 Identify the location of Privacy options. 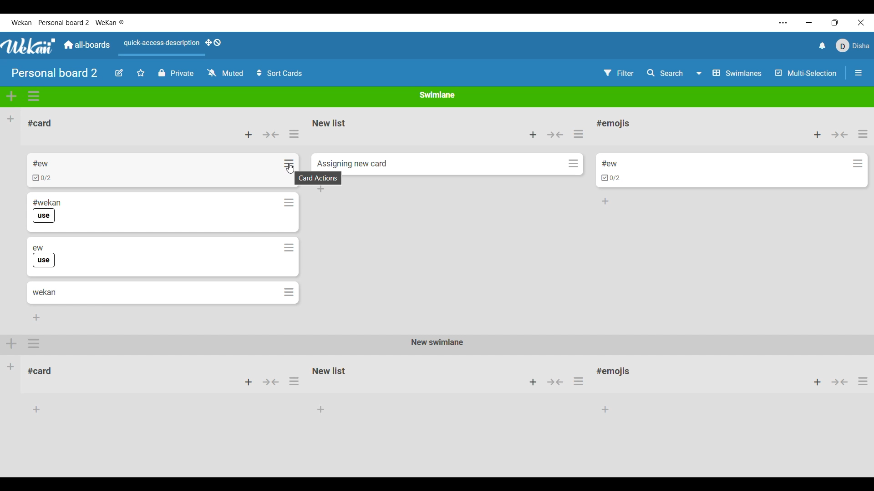
(176, 73).